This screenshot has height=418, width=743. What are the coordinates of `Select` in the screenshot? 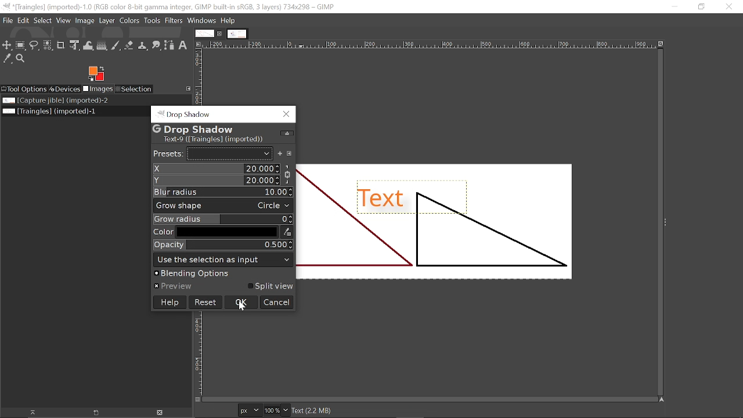 It's located at (42, 21).